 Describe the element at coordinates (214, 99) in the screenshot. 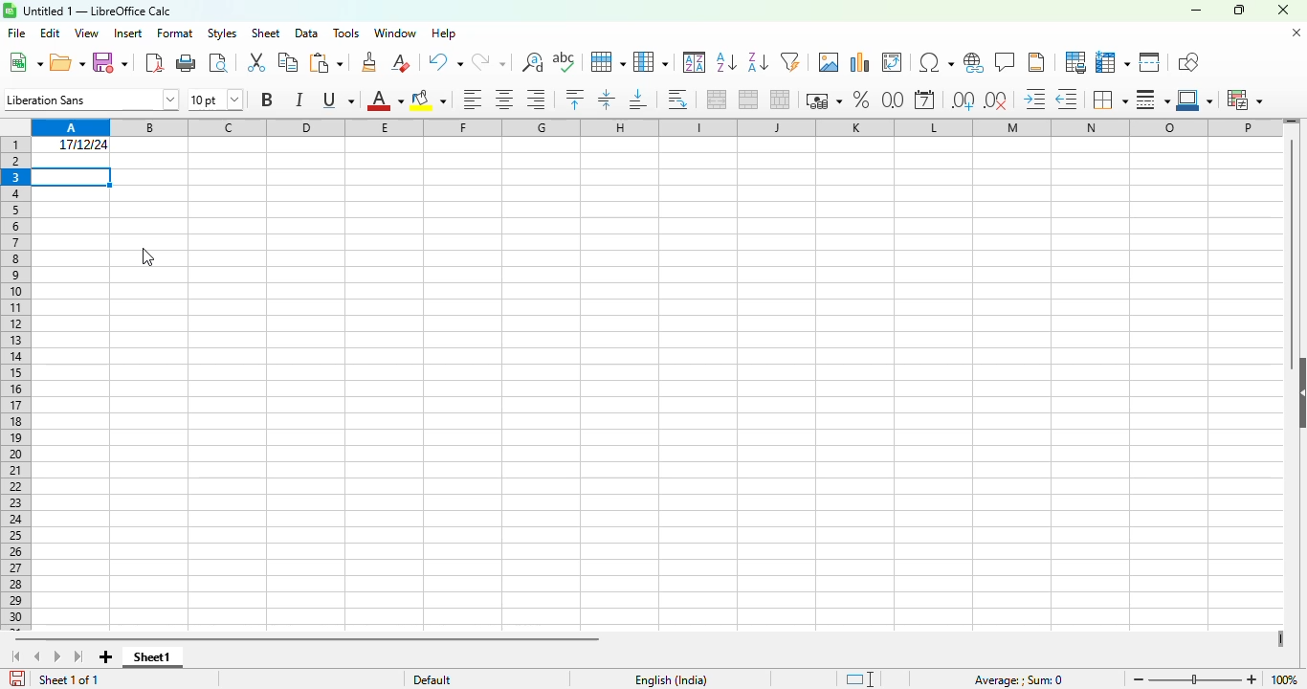

I see `font size` at that location.